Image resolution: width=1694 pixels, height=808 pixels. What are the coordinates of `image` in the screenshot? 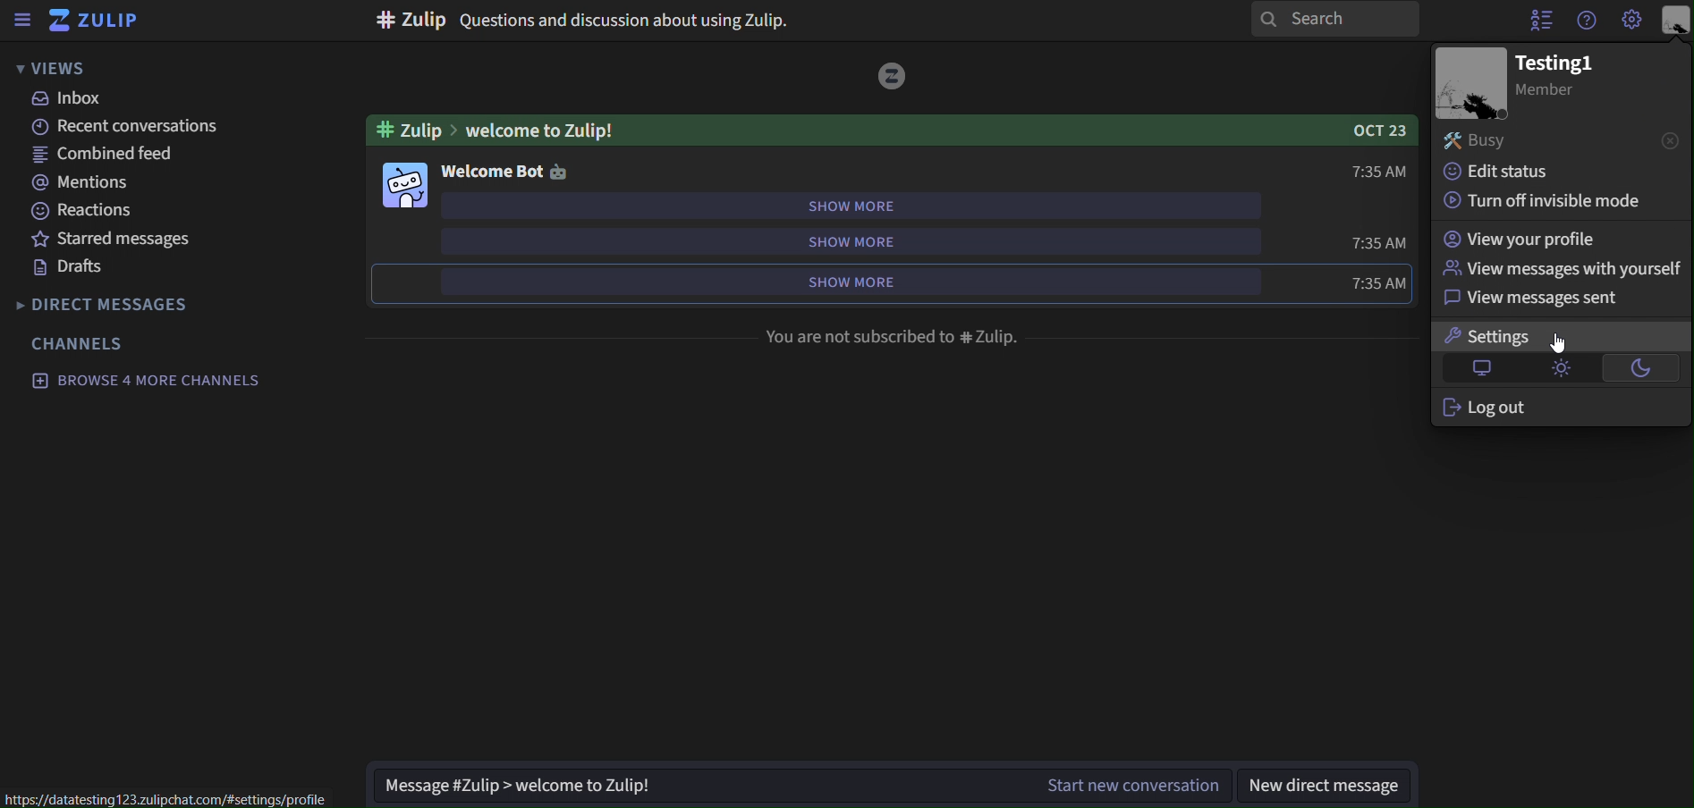 It's located at (1470, 83).